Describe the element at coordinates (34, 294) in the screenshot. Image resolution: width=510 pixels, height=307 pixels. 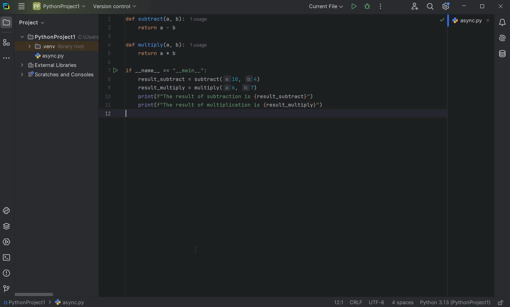
I see `srollbar` at that location.